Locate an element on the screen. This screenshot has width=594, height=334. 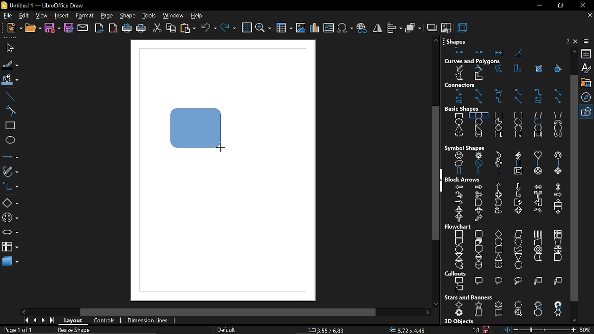
callouts is located at coordinates (457, 274).